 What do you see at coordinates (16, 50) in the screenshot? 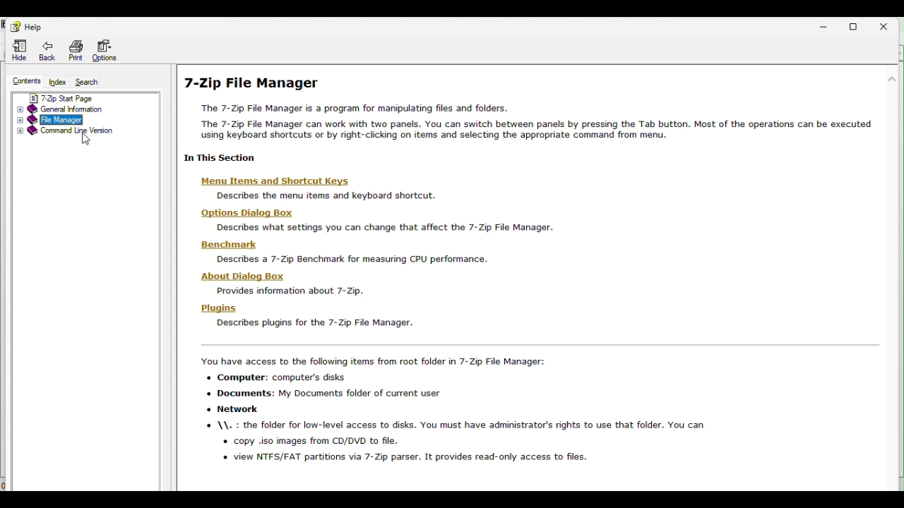
I see `Hide` at bounding box center [16, 50].